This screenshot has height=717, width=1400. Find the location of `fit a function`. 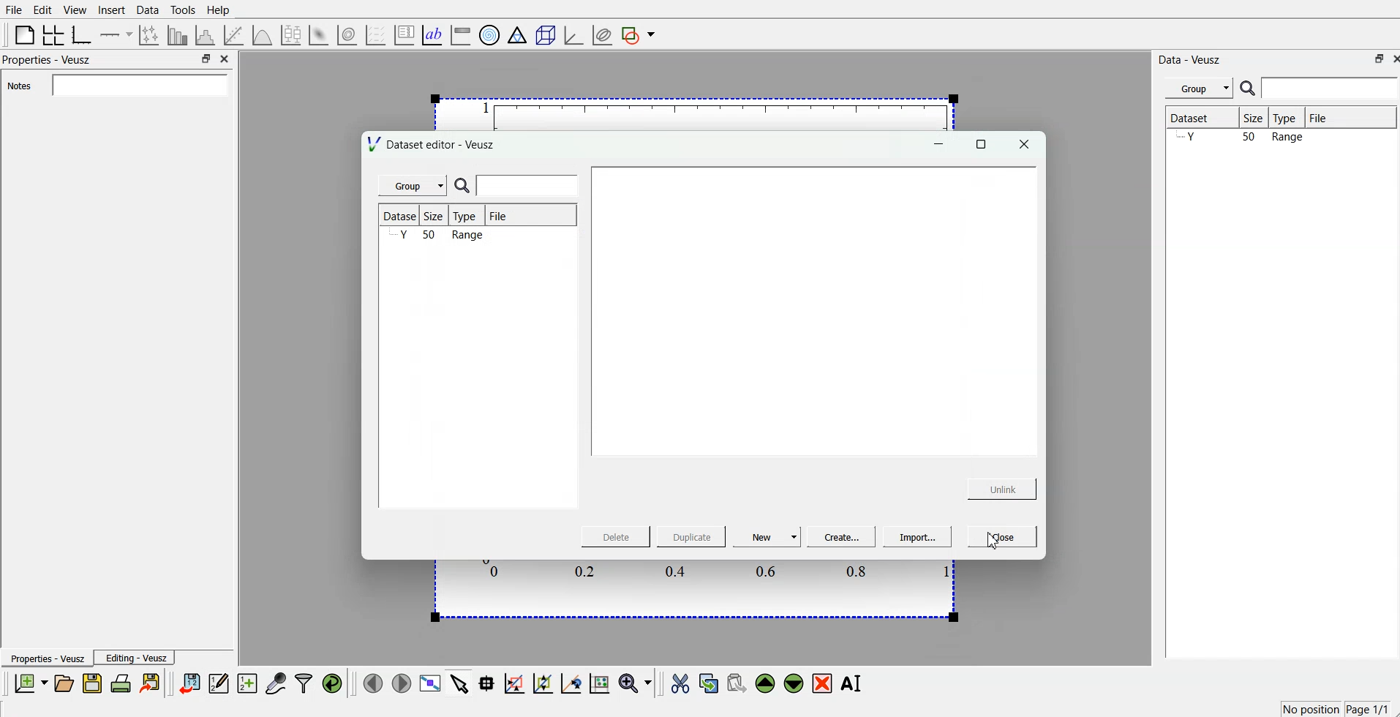

fit a function is located at coordinates (236, 34).